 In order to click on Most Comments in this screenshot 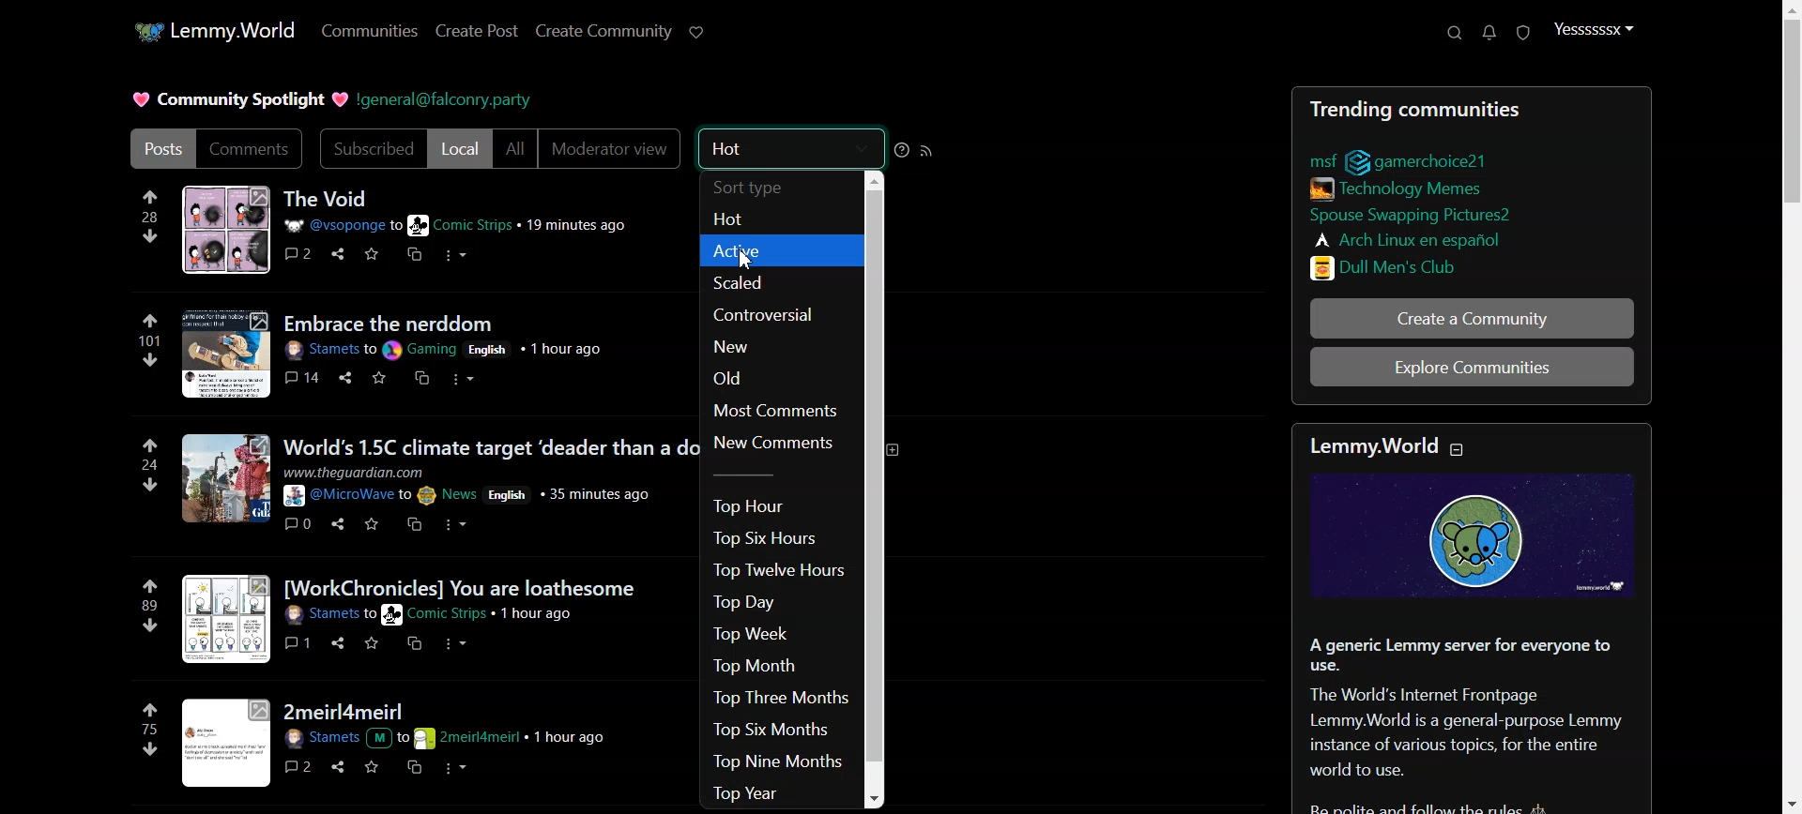, I will do `click(776, 410)`.